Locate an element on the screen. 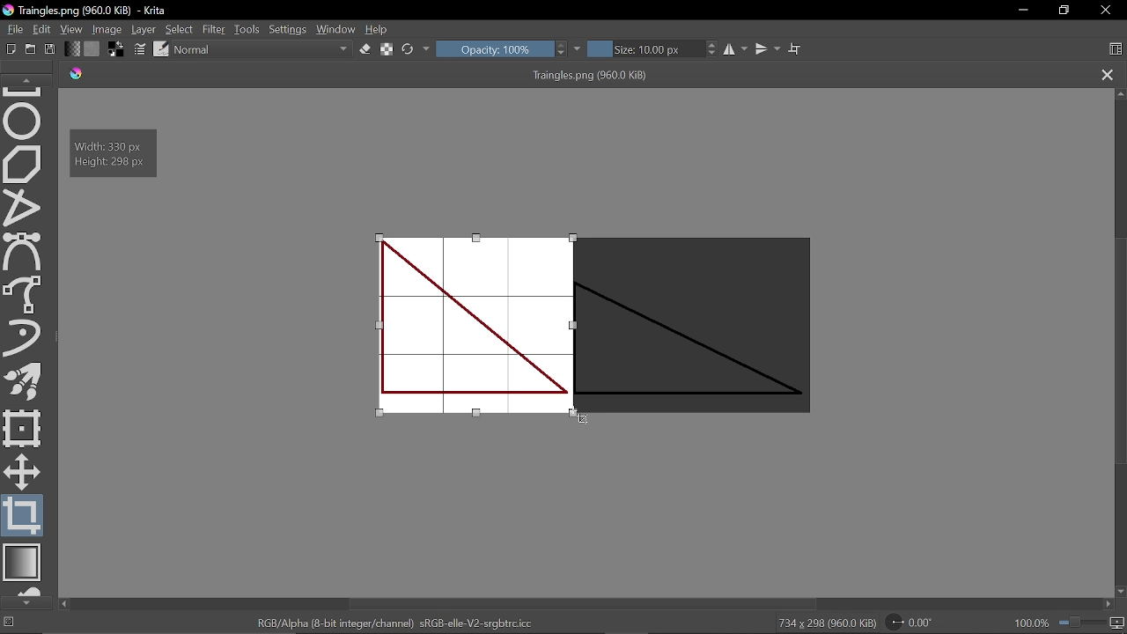 This screenshot has height=634, width=1127. 100.0& is located at coordinates (1071, 621).